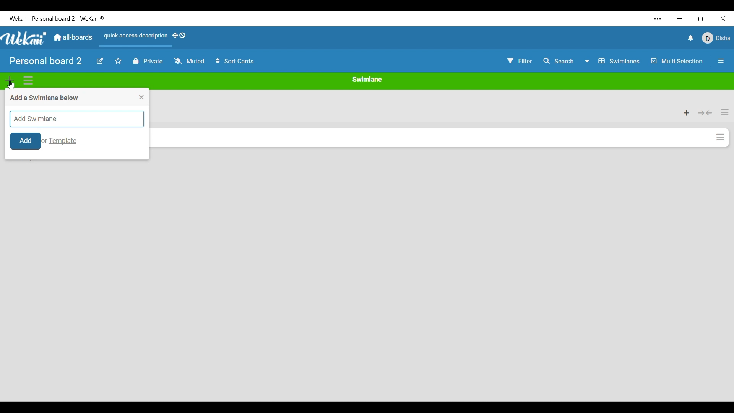  Describe the element at coordinates (26, 141) in the screenshot. I see `Add inputs made to board` at that location.